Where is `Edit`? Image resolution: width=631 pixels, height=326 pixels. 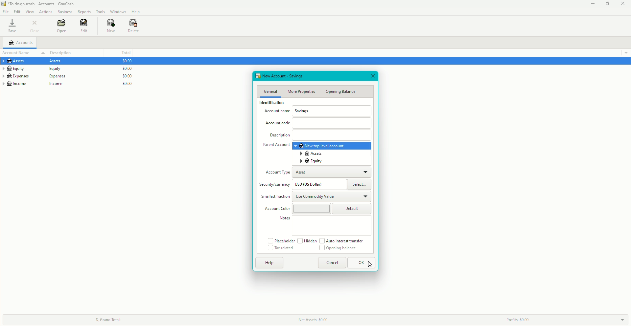
Edit is located at coordinates (82, 26).